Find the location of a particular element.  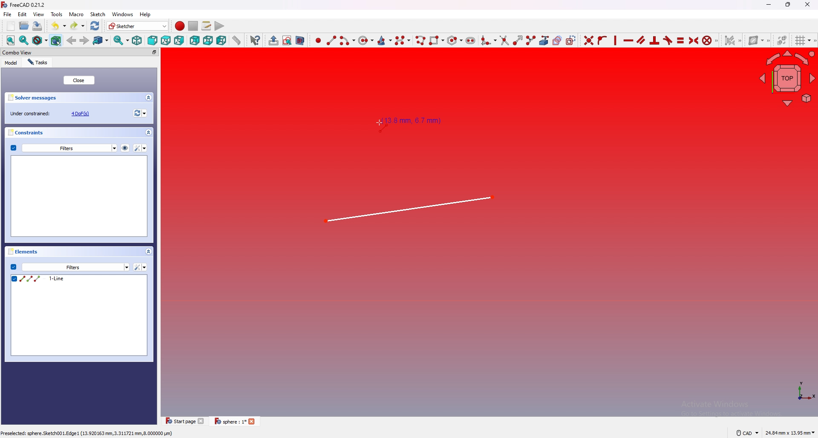

Undo is located at coordinates (55, 25).